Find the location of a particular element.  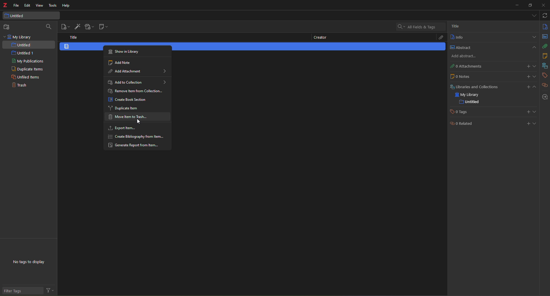

creator is located at coordinates (319, 38).